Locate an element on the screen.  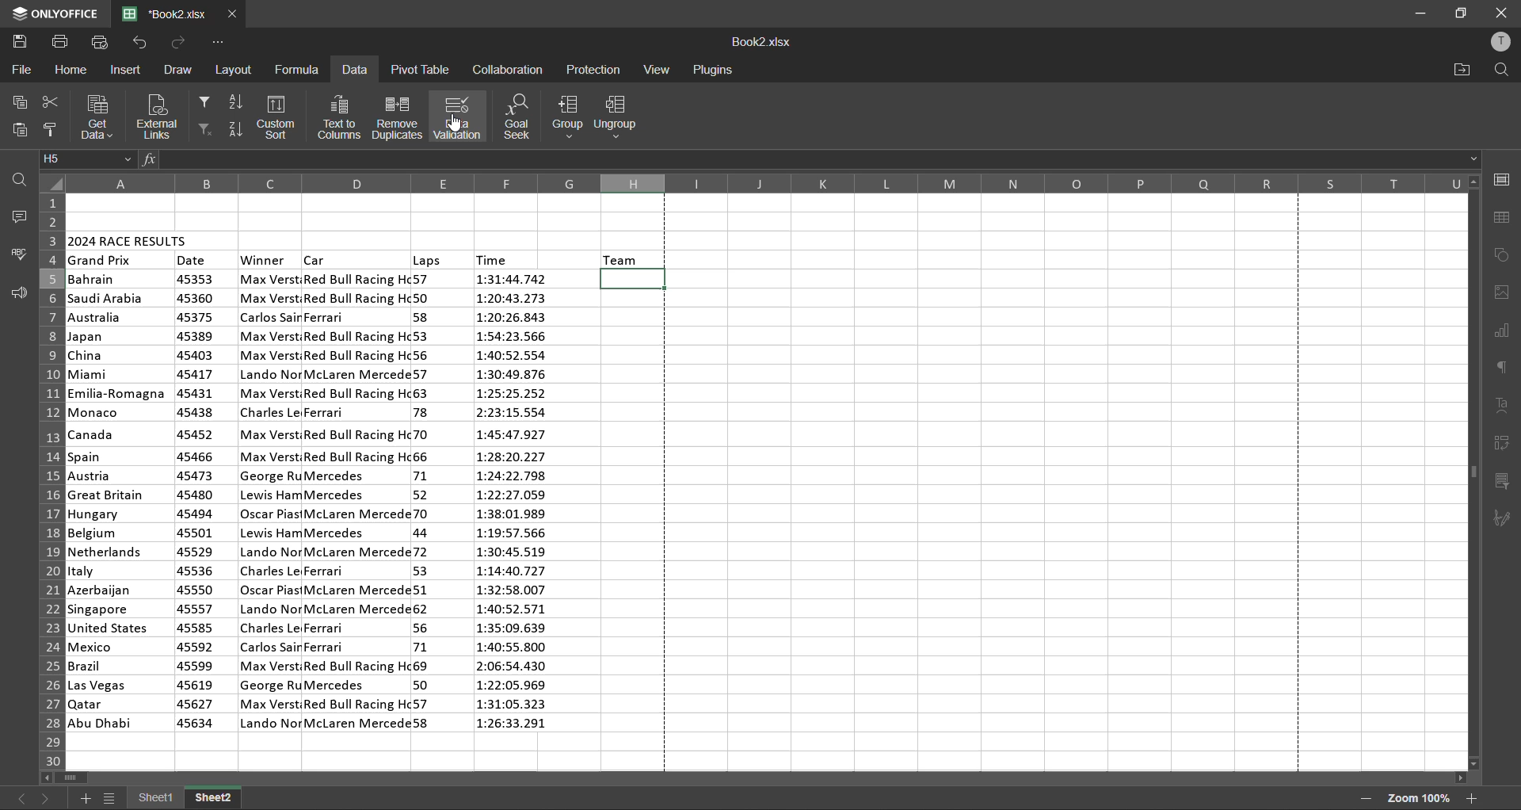
laps is located at coordinates (425, 503).